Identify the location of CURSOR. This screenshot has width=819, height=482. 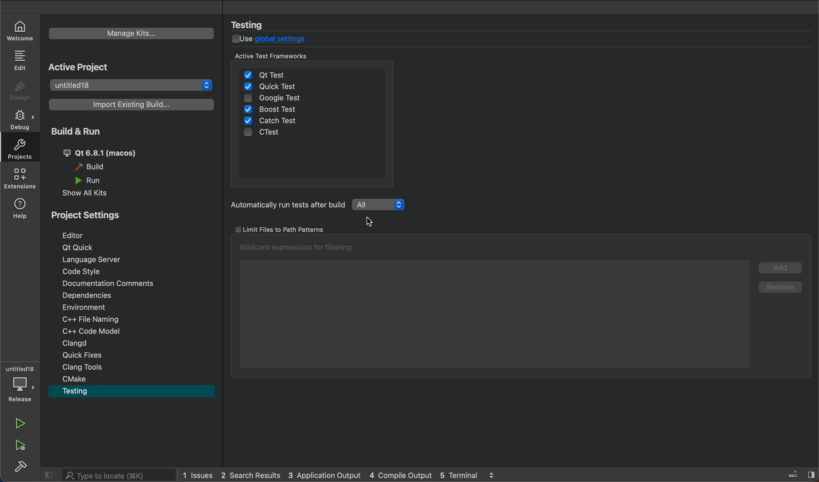
(375, 222).